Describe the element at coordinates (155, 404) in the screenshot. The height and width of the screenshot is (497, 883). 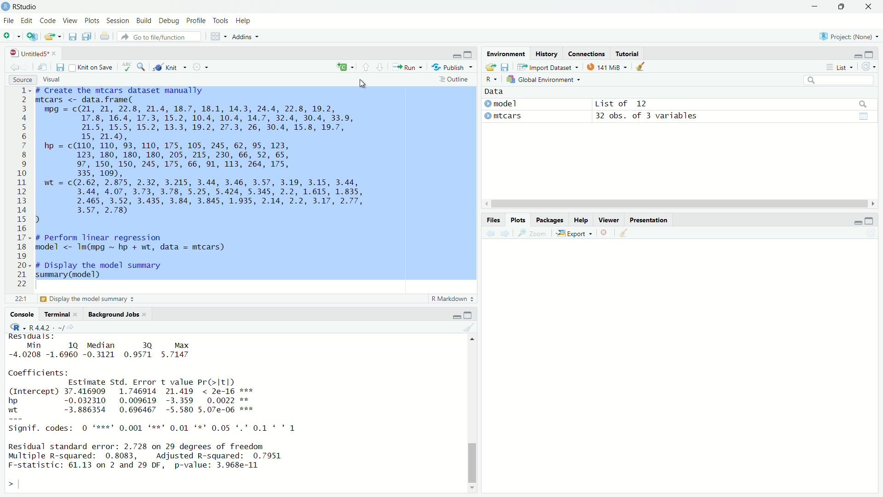
I see `Residuals : Min 1Q Median 3Q Max-4.0208 -1.6960 -0.3121 0.9571 5.7147Coefficients:Estimate Std. Error t value Pr(>|tl)(Intercept) 37.416909 1.746914 21.419 < 2e-16 ***hp -0.032310 0.009619 -3.359 0.0022 **wt -3.886354 0.696467 -5.580 5.07e-06 ***signif. codes: 0 ‘**’ 0.001 ‘**’ 0.01 ‘*’ 0.05 *.” 0.1 * * 1Residual standard error: 2.728 on 29 degrees of freedomMultiple R-squared: 0.8083, Adjusted R-squared: 0.7951F-statistic: 61.13 on 2 and 29 DF, p-value: 3.968e-11` at that location.